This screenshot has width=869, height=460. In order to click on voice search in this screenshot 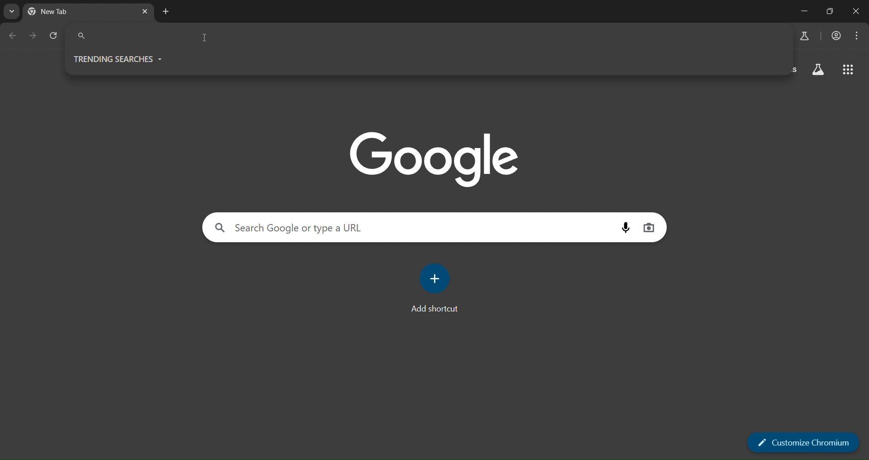, I will do `click(625, 229)`.